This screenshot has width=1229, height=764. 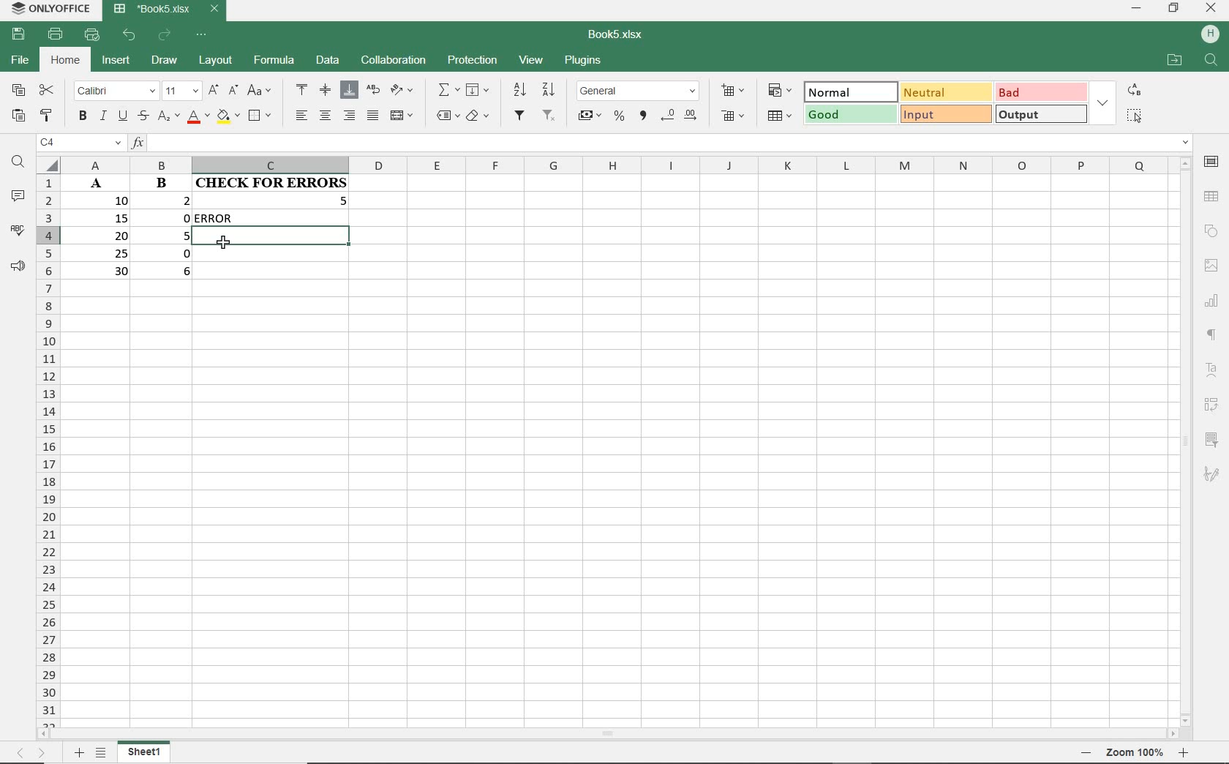 What do you see at coordinates (47, 91) in the screenshot?
I see `CUT` at bounding box center [47, 91].